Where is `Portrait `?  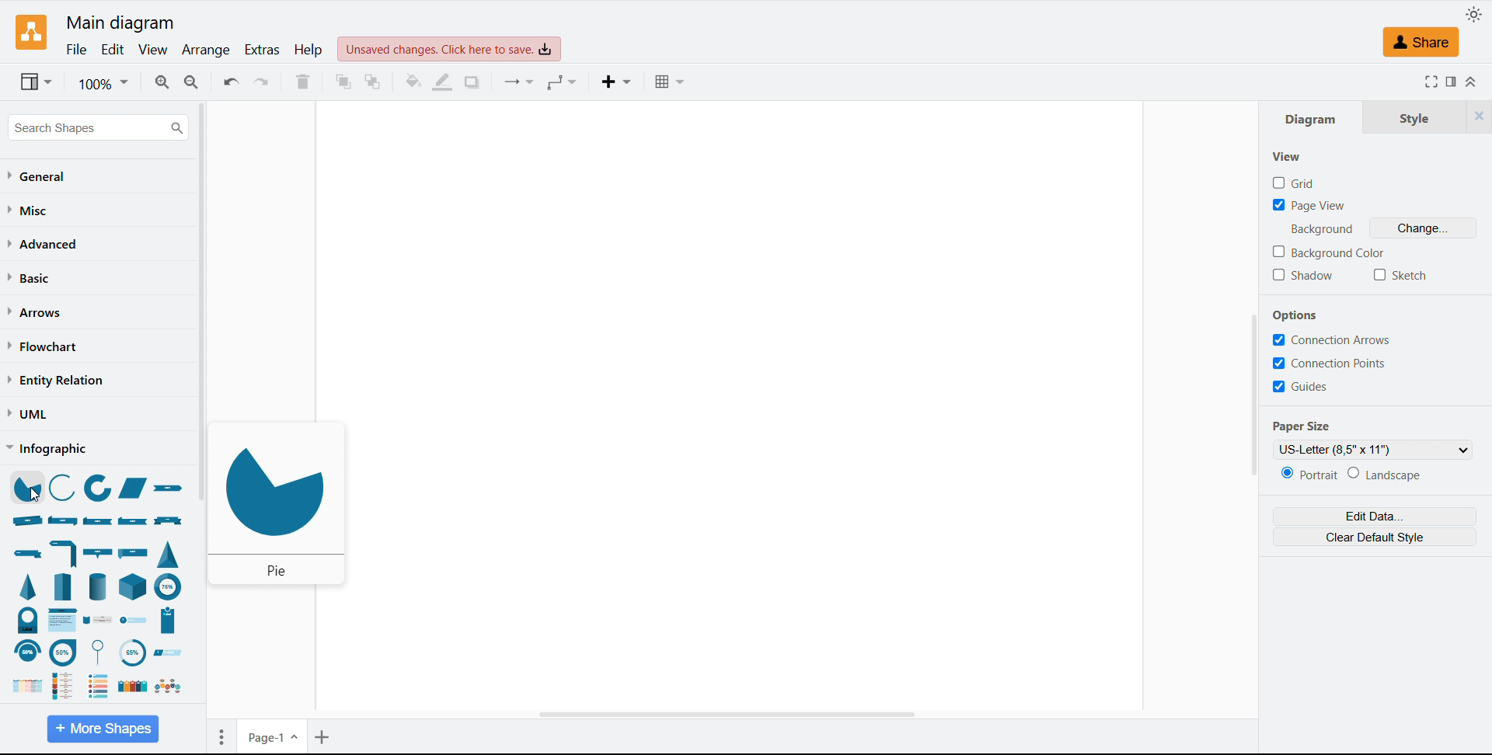 Portrait  is located at coordinates (1309, 475).